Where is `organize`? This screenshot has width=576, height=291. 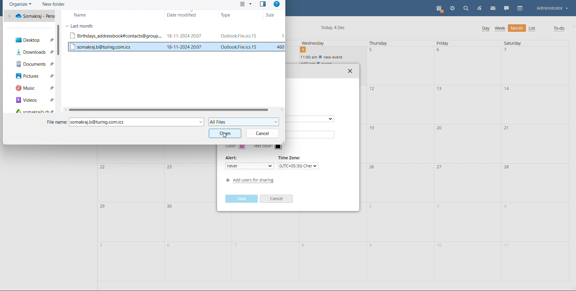 organize is located at coordinates (21, 4).